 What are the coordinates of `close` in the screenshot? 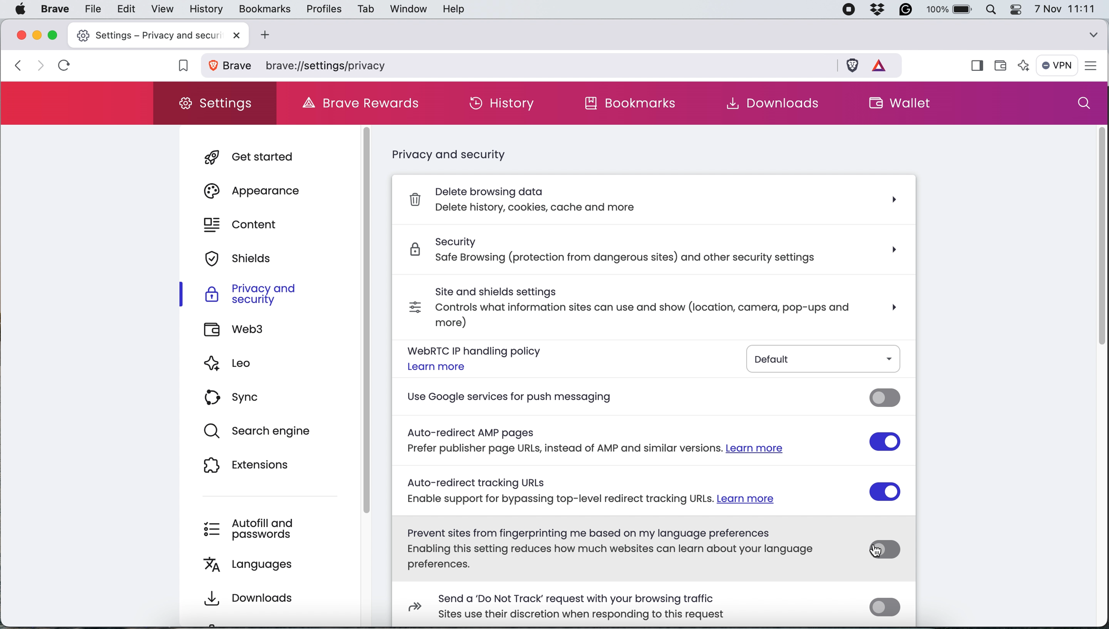 It's located at (20, 35).